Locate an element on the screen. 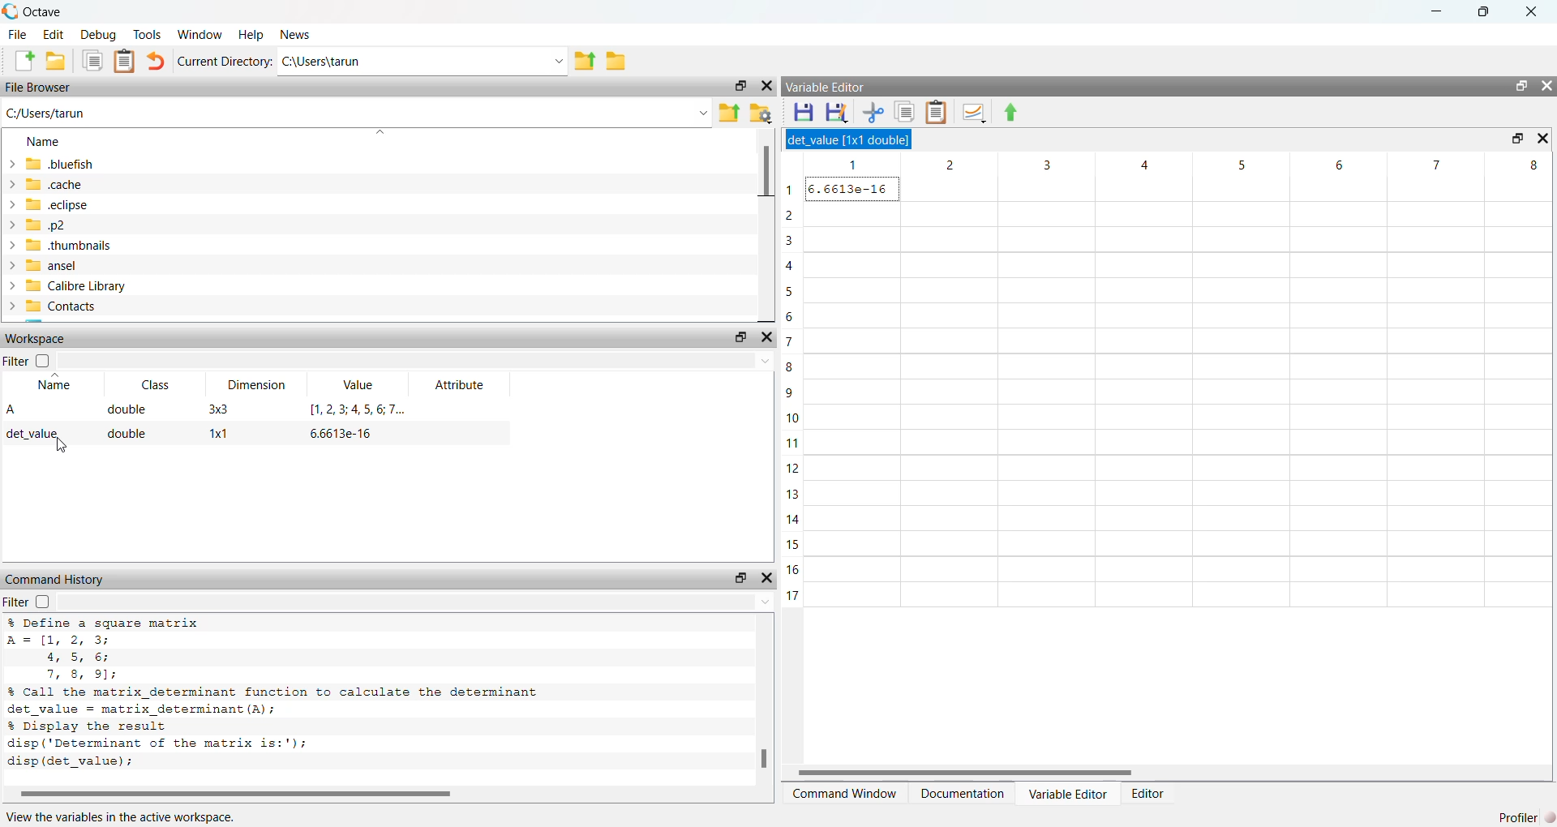 This screenshot has width=1557, height=827. maximize is located at coordinates (742, 86).